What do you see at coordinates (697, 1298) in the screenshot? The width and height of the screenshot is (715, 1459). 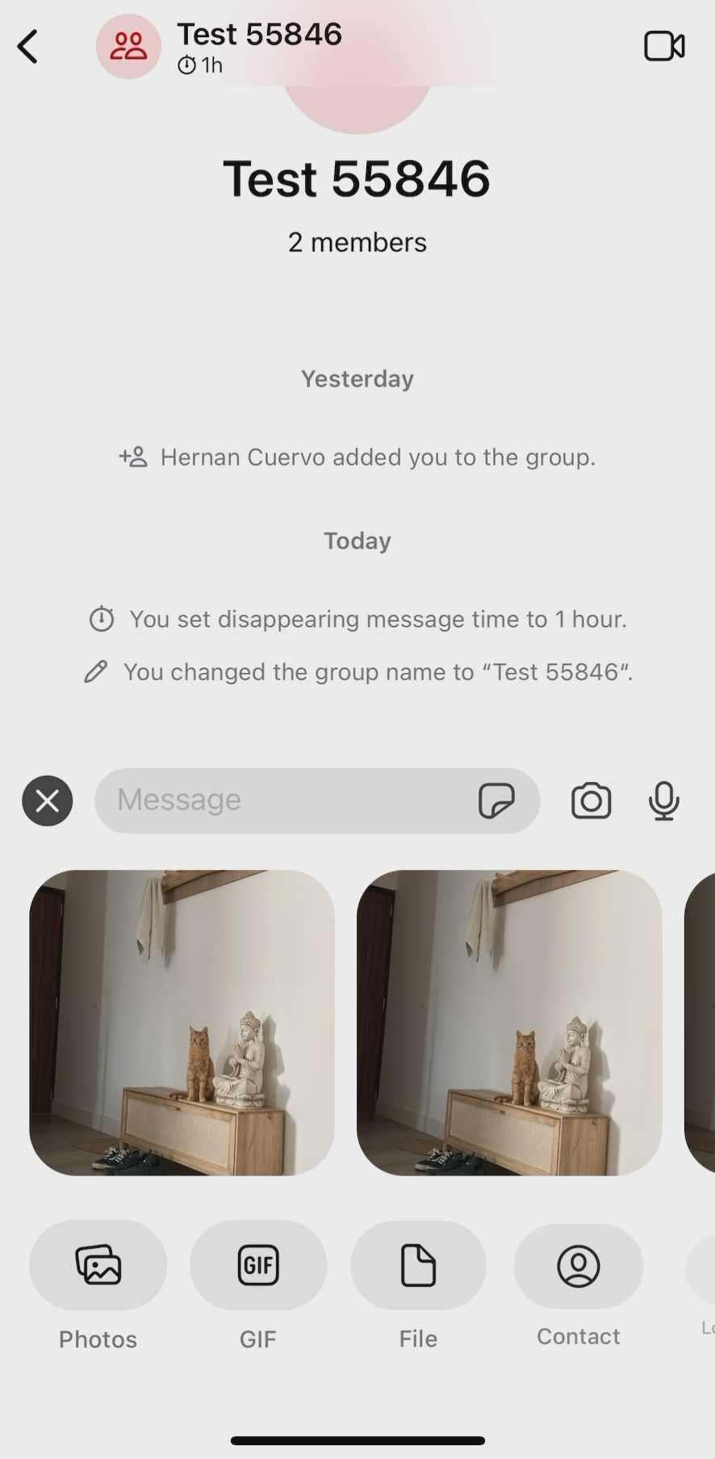 I see `button` at bounding box center [697, 1298].